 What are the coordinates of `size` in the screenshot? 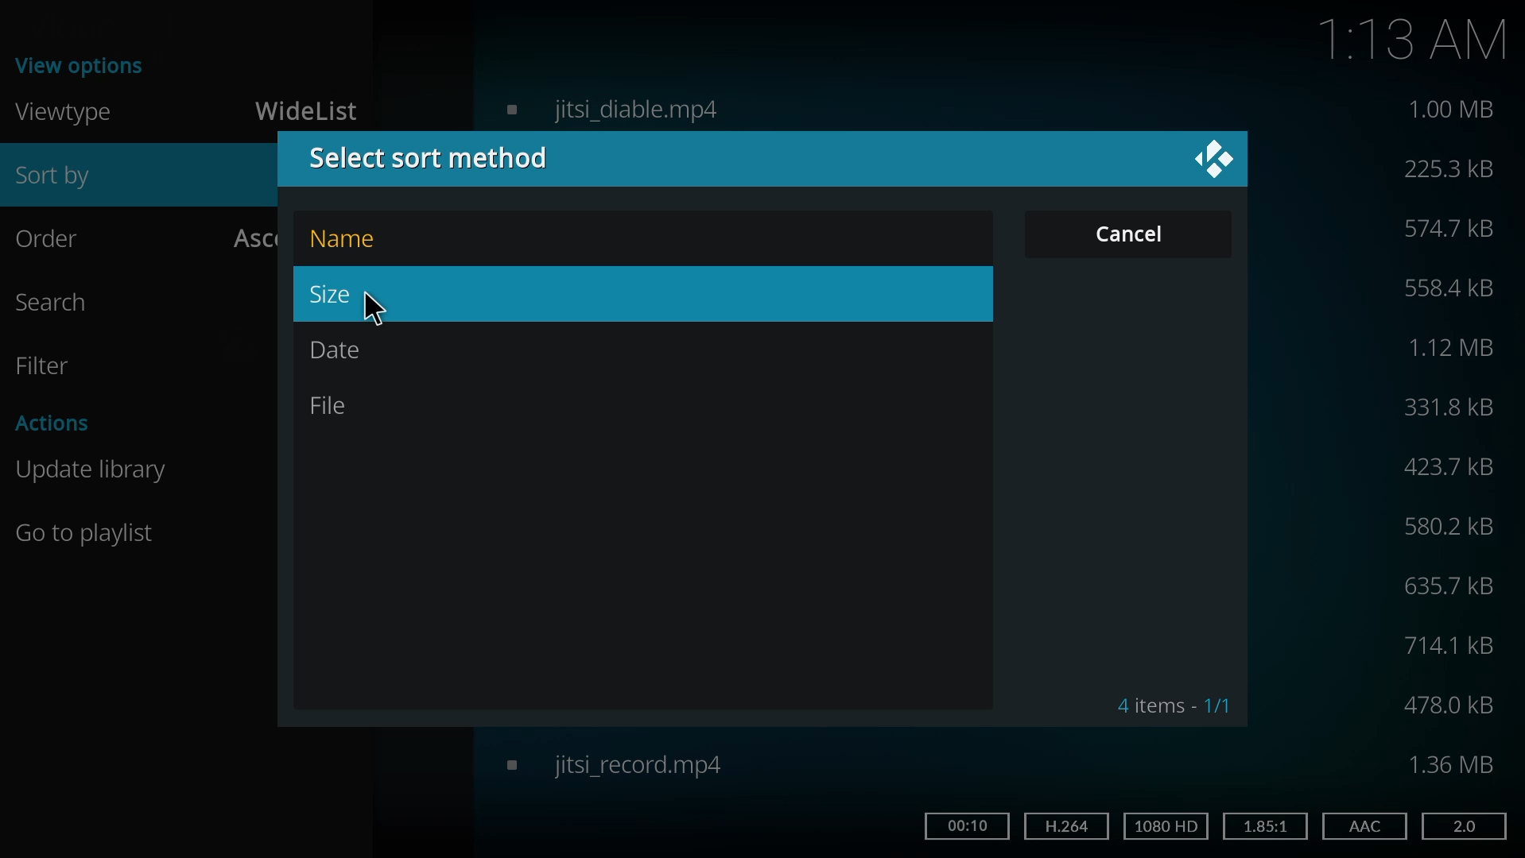 It's located at (1441, 645).